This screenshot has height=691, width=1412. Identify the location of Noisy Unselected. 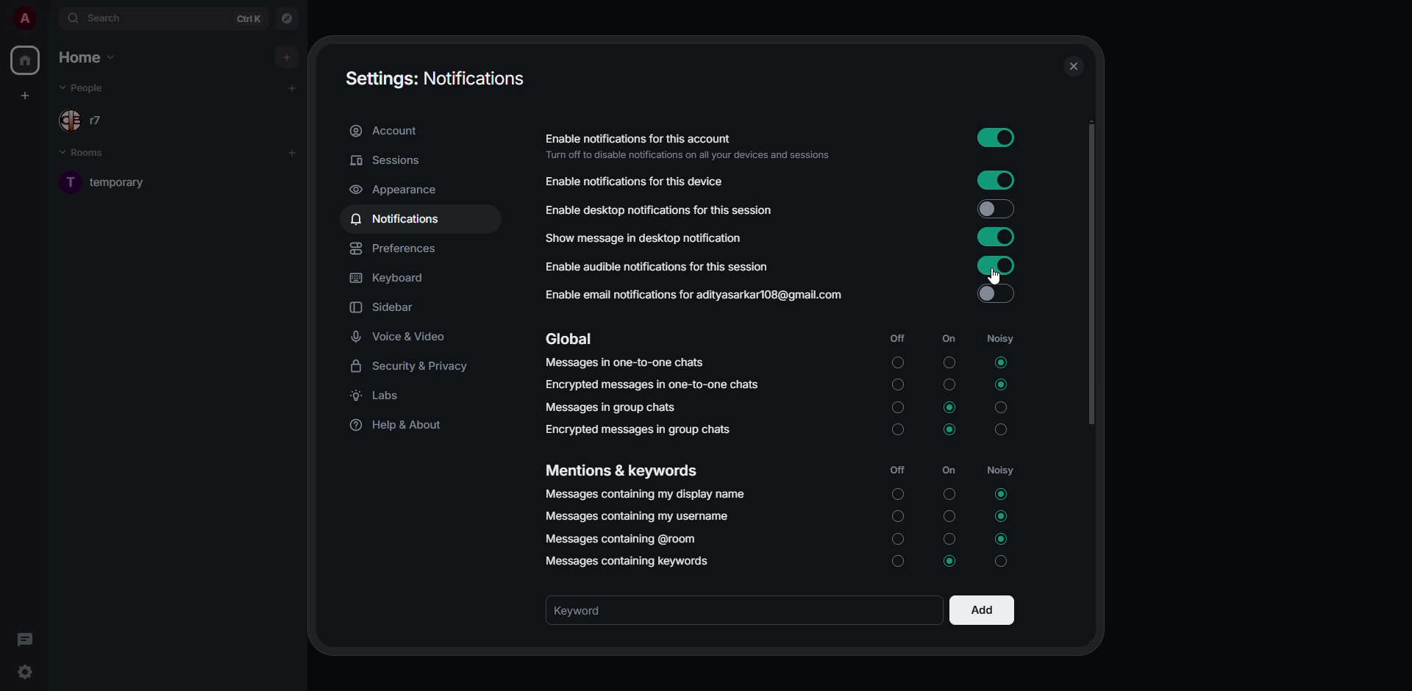
(1003, 408).